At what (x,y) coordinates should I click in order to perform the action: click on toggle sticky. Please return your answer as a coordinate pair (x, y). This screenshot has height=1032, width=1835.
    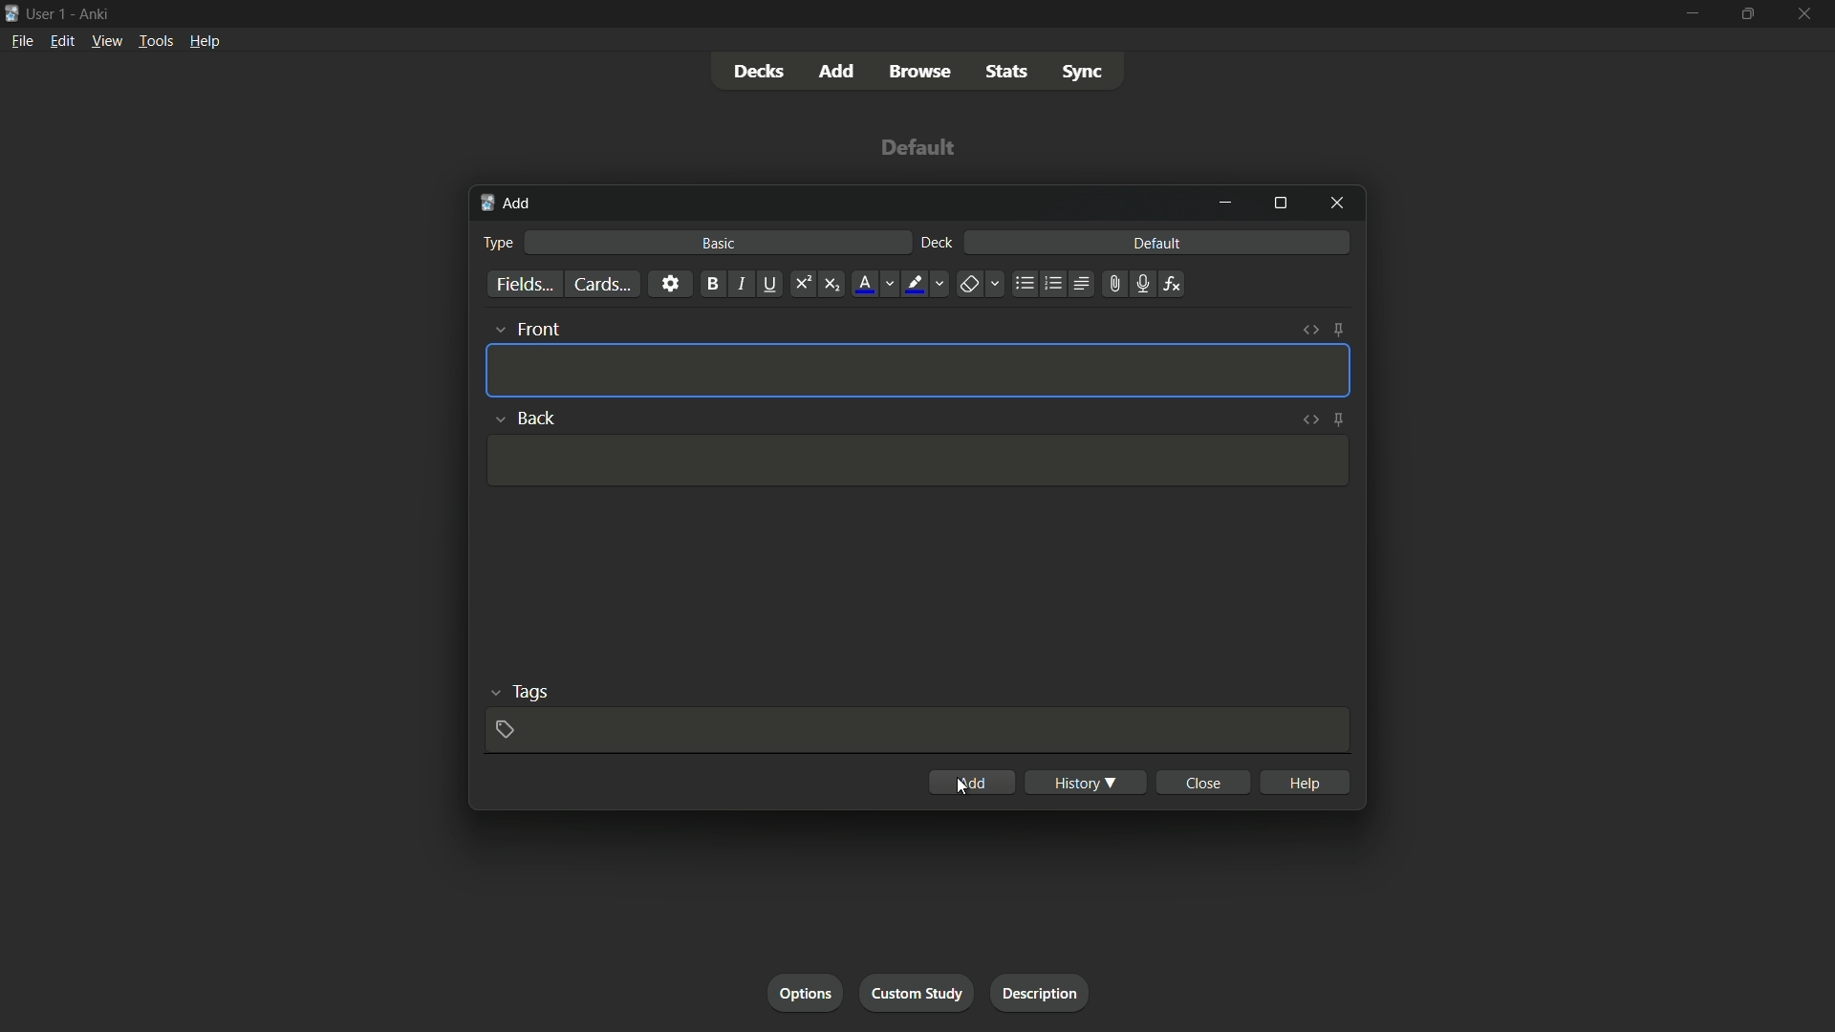
    Looking at the image, I should click on (1338, 418).